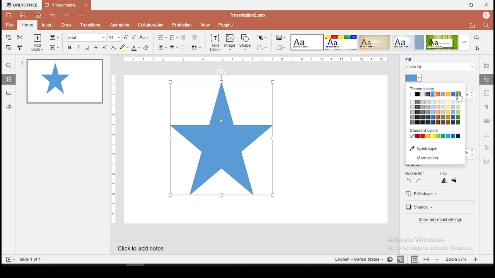  What do you see at coordinates (113, 47) in the screenshot?
I see `subscript` at bounding box center [113, 47].